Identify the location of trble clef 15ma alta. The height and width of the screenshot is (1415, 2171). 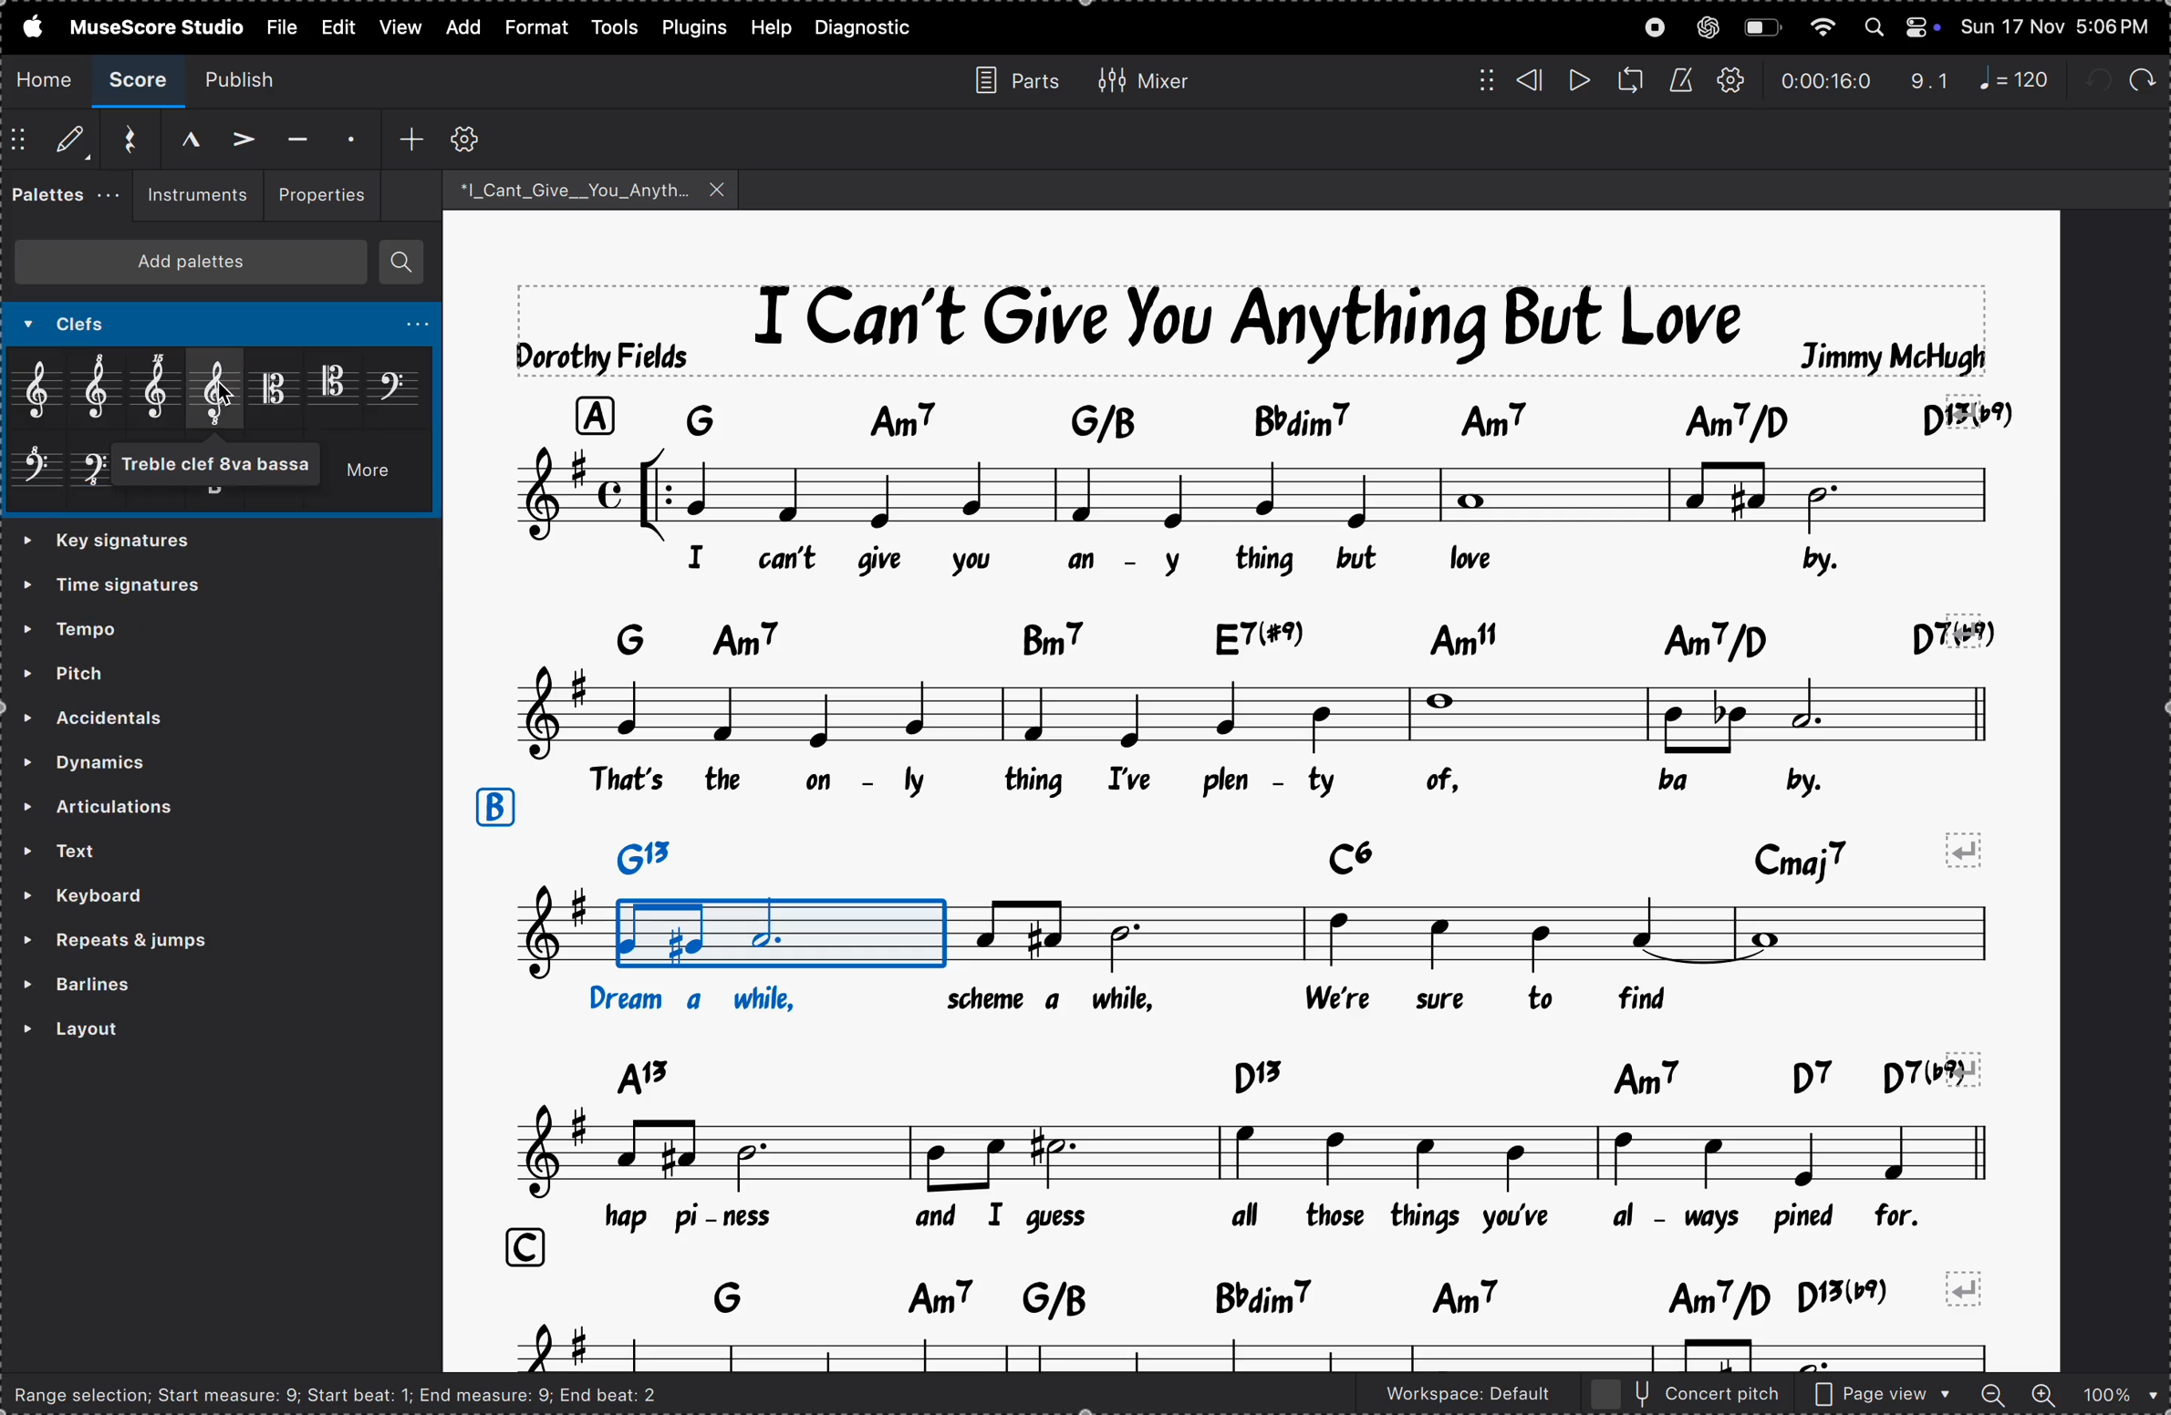
(163, 391).